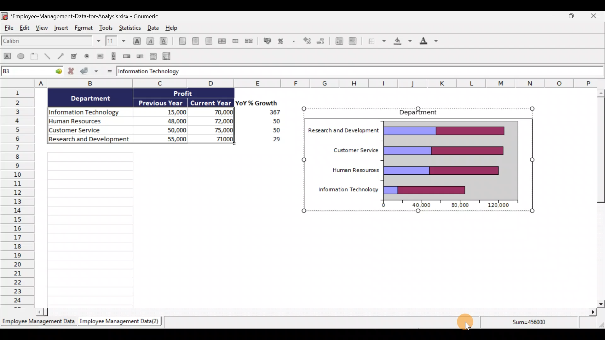 The width and height of the screenshot is (605, 340). Describe the element at coordinates (50, 42) in the screenshot. I see `Font name Calibri` at that location.